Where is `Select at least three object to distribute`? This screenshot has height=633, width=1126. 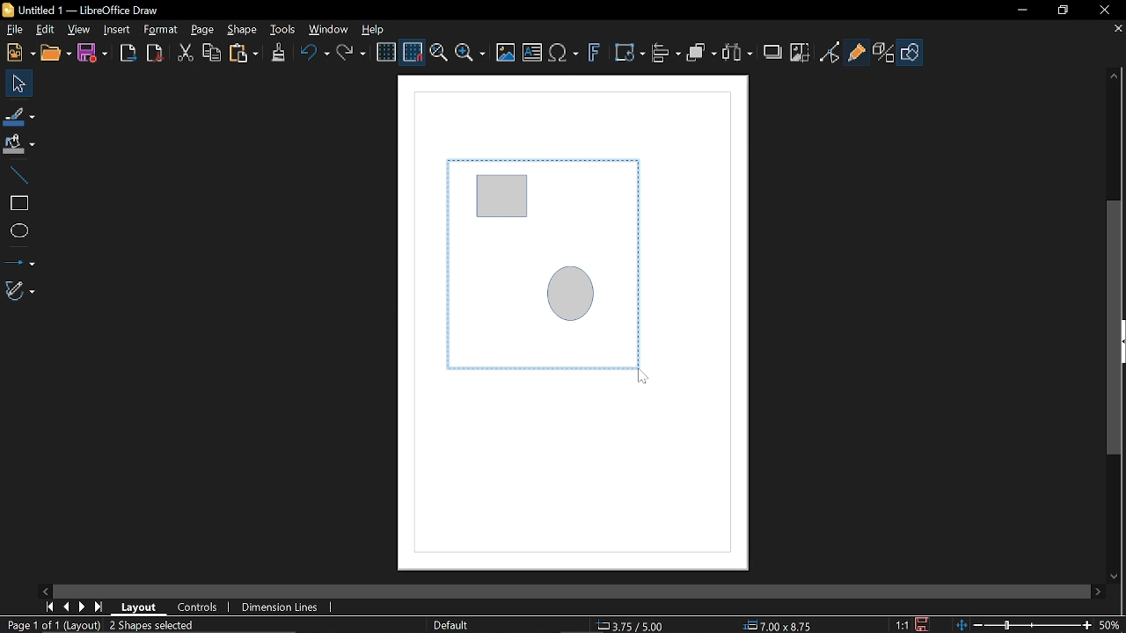
Select at least three object to distribute is located at coordinates (738, 55).